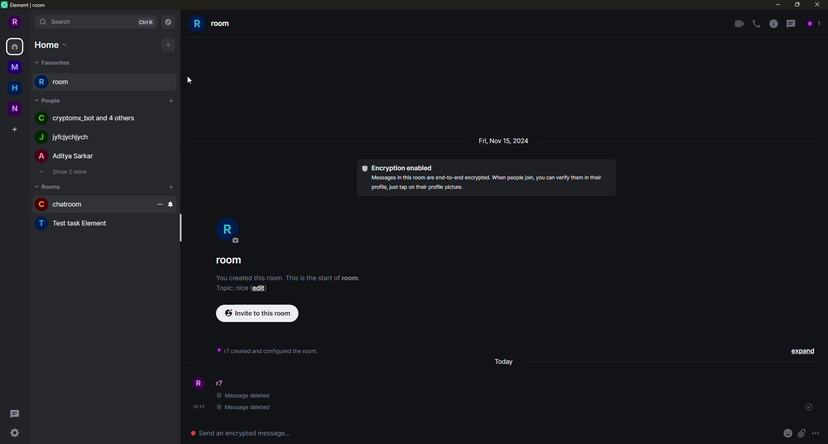  I want to click on search, so click(57, 22).